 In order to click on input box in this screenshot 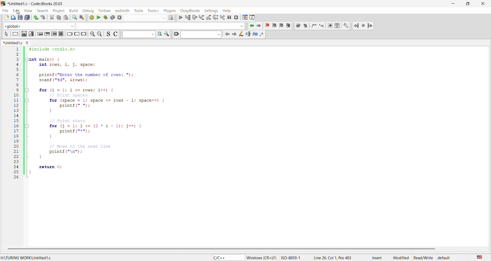, I will do `click(146, 18)`.